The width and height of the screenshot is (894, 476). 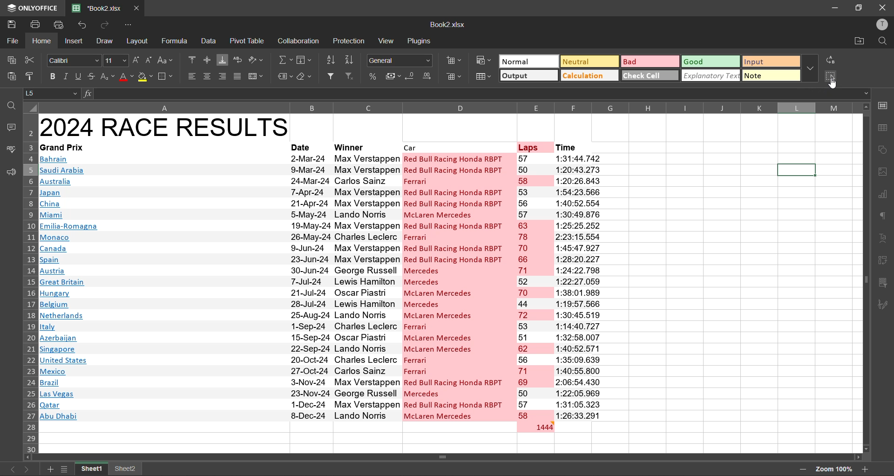 What do you see at coordinates (411, 77) in the screenshot?
I see `decrease decimal` at bounding box center [411, 77].